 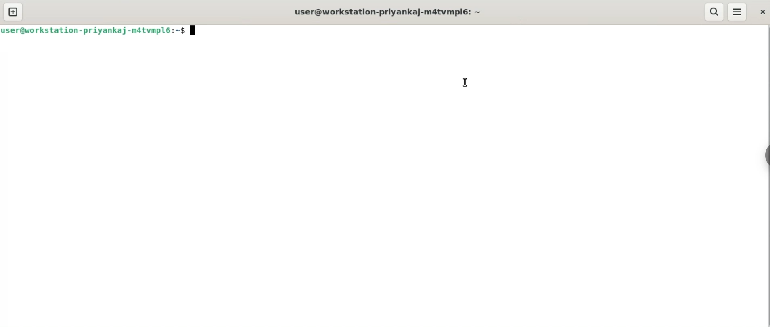 I want to click on user@workstation-priyankaj-m4tvmplé: ~, so click(x=393, y=16).